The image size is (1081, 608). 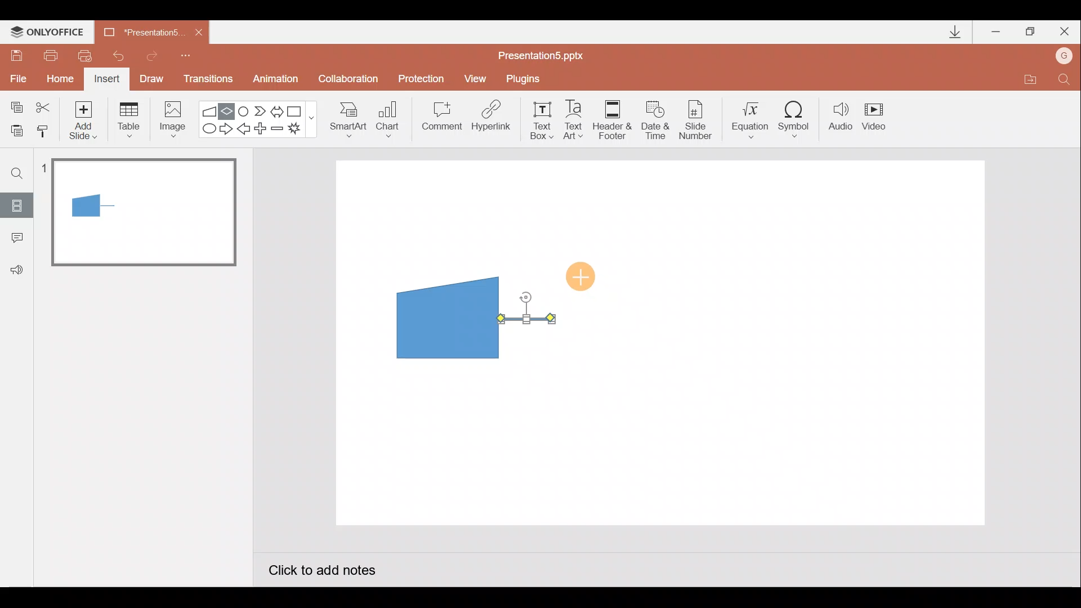 What do you see at coordinates (800, 342) in the screenshot?
I see `Presentation slide` at bounding box center [800, 342].